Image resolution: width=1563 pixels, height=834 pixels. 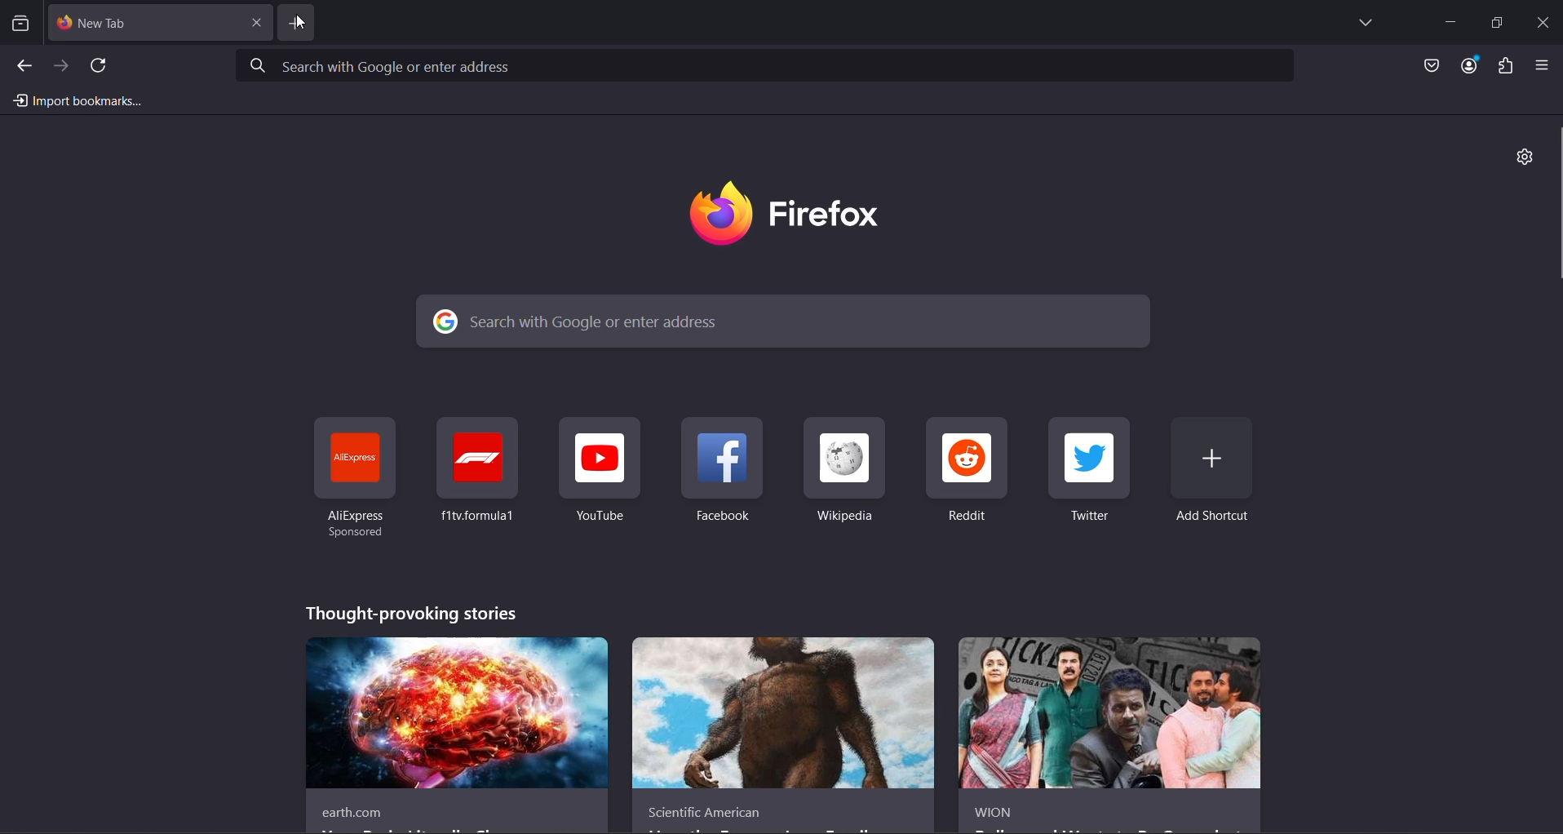 What do you see at coordinates (1524, 157) in the screenshot?
I see `personalize new tab` at bounding box center [1524, 157].